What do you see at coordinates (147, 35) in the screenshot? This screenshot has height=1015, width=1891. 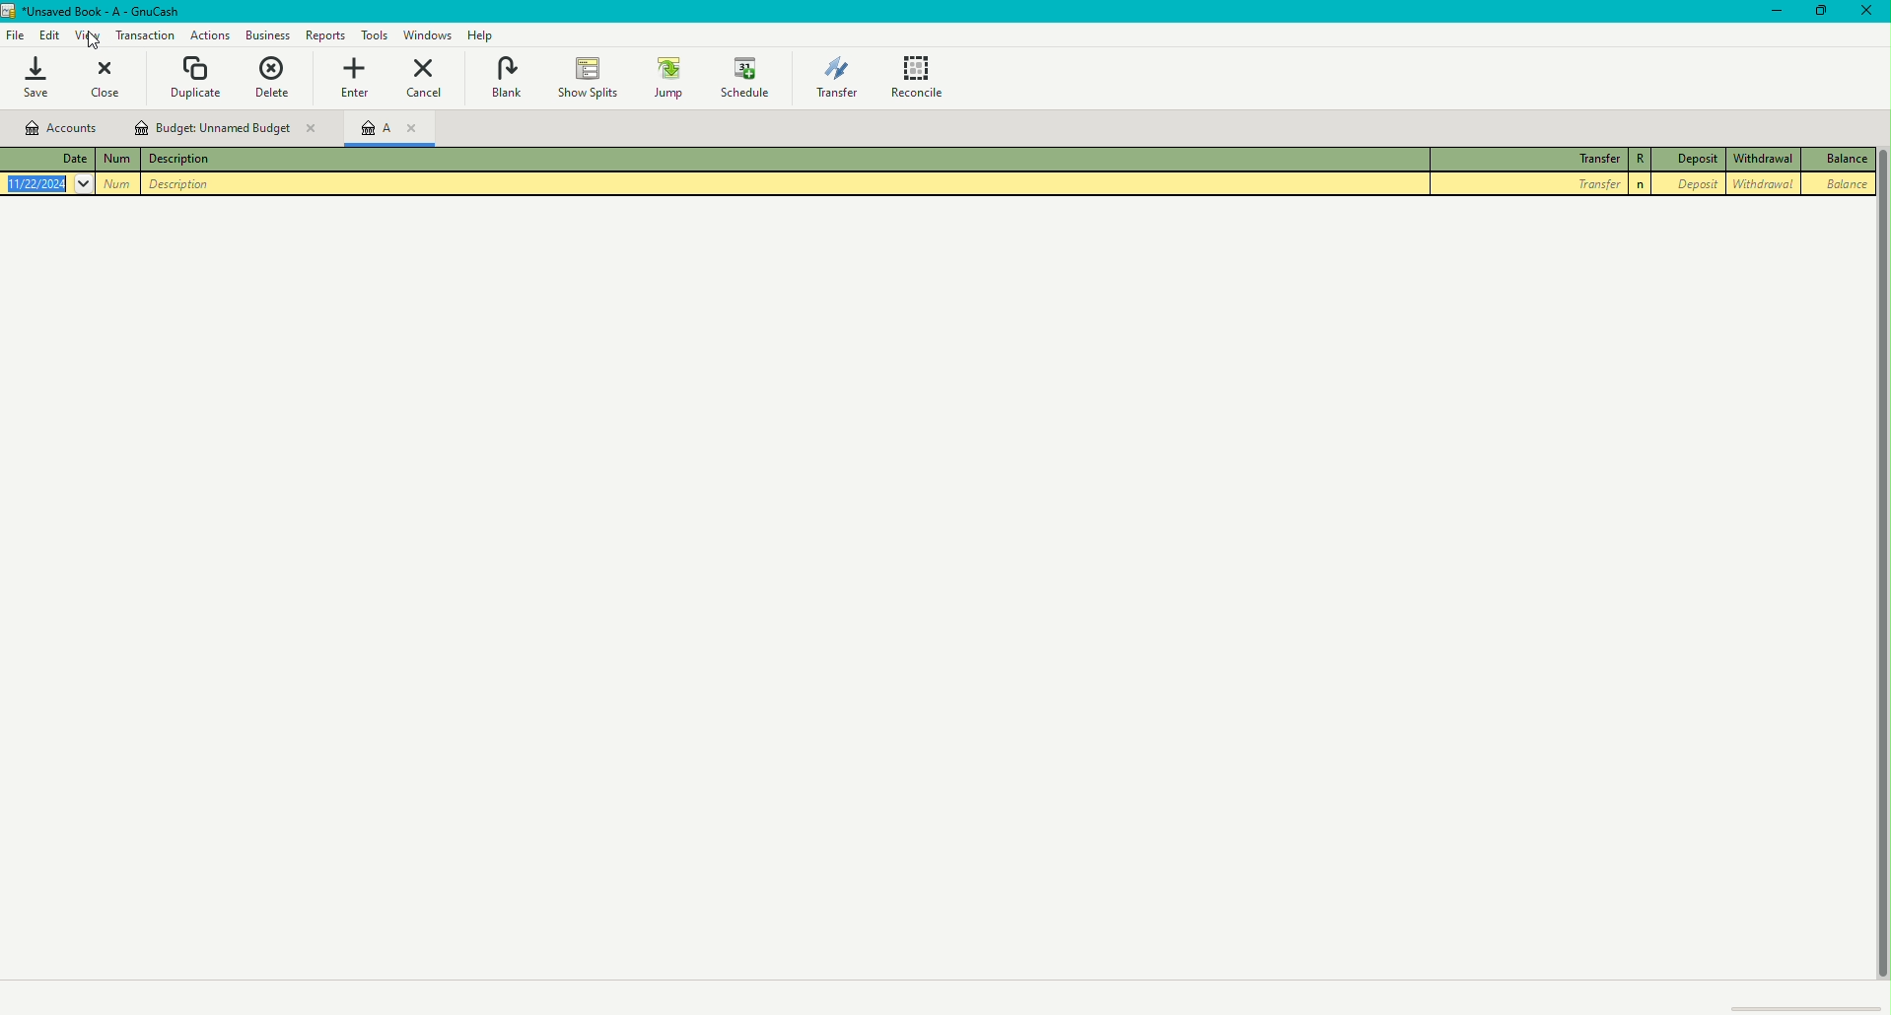 I see `Actions` at bounding box center [147, 35].